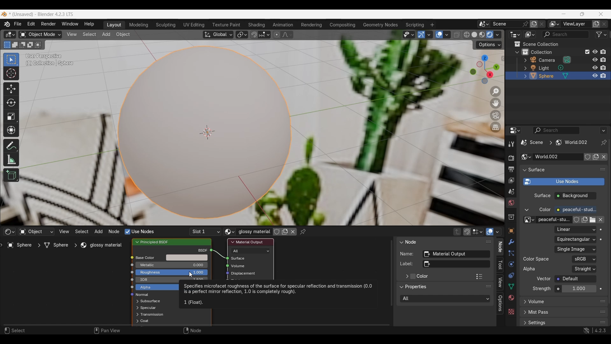  I want to click on Rendered and viewport shading types to use the shades for, so click(446, 299).